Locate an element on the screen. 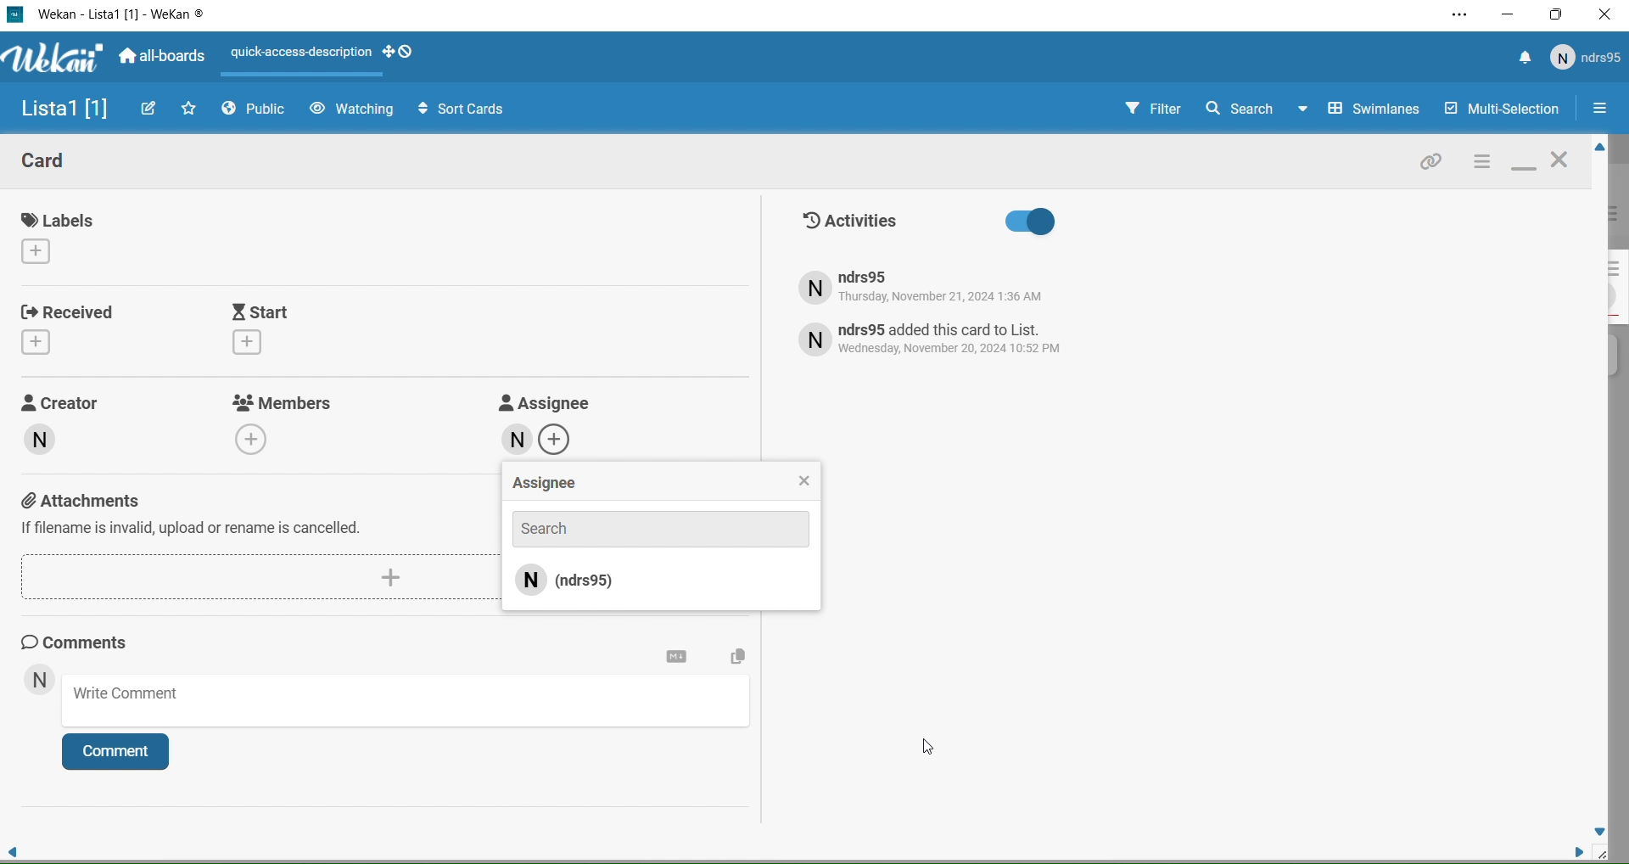 Image resolution: width=1629 pixels, height=864 pixels. Minimize is located at coordinates (1509, 14).